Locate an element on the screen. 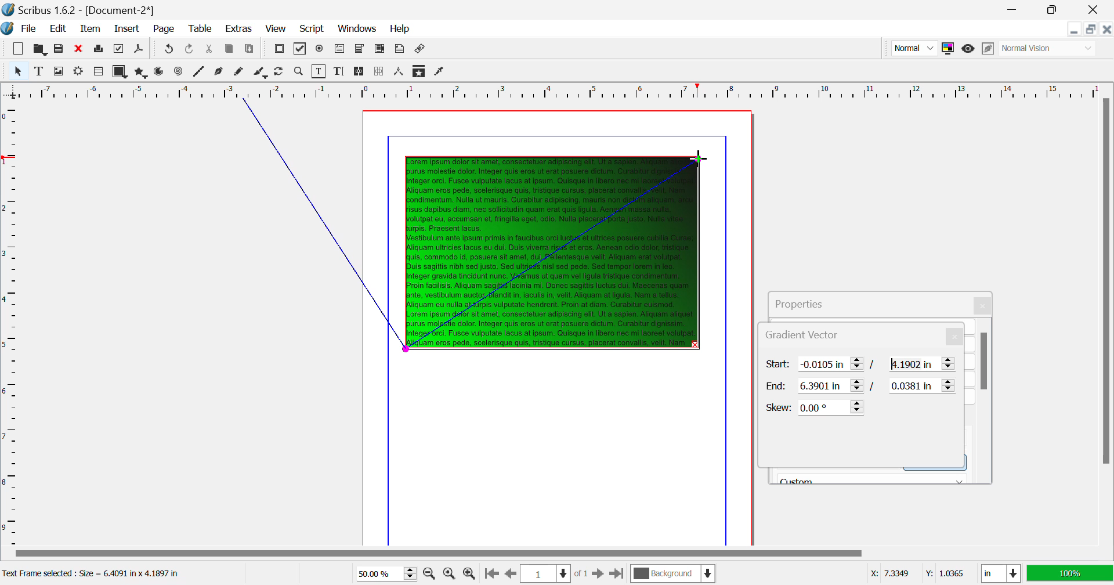  View is located at coordinates (275, 29).